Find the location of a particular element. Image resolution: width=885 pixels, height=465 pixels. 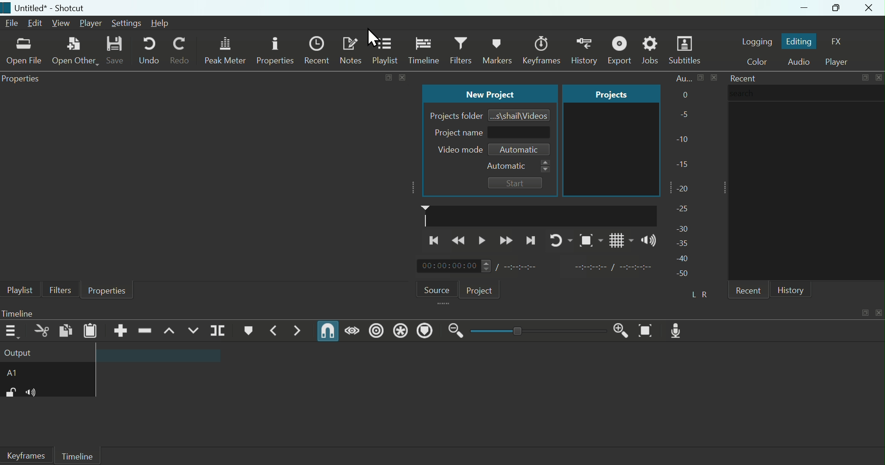

cursor is located at coordinates (376, 37).